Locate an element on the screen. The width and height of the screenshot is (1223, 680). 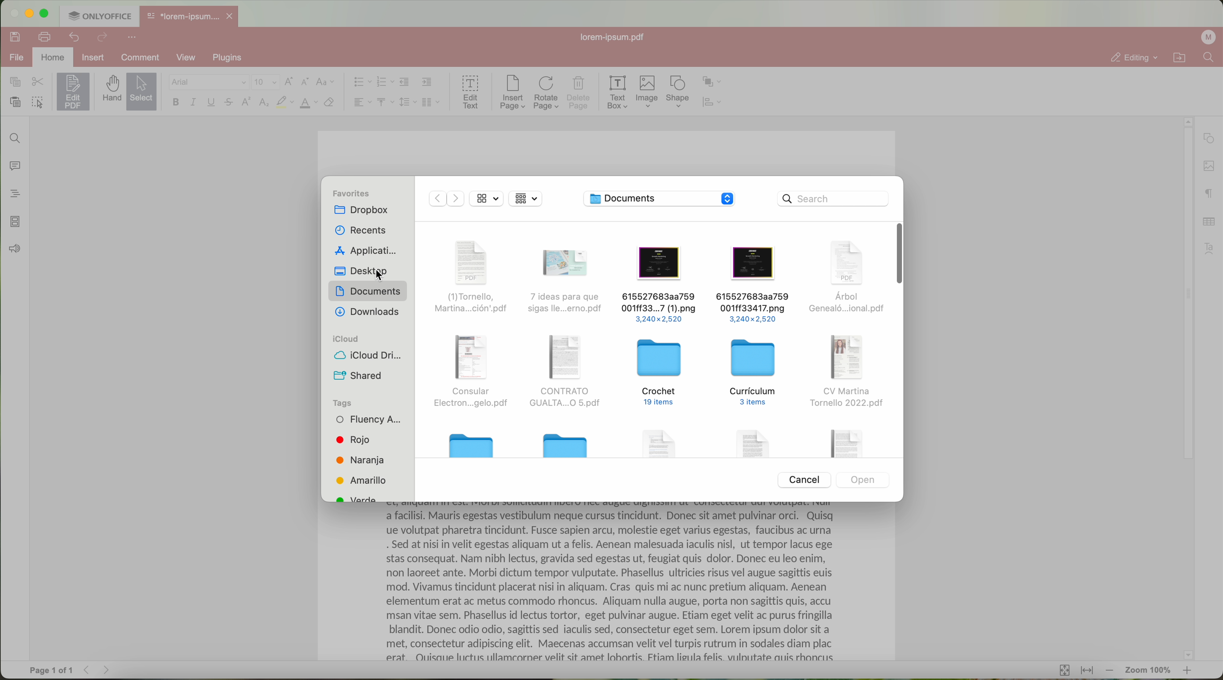
vertical align is located at coordinates (385, 102).